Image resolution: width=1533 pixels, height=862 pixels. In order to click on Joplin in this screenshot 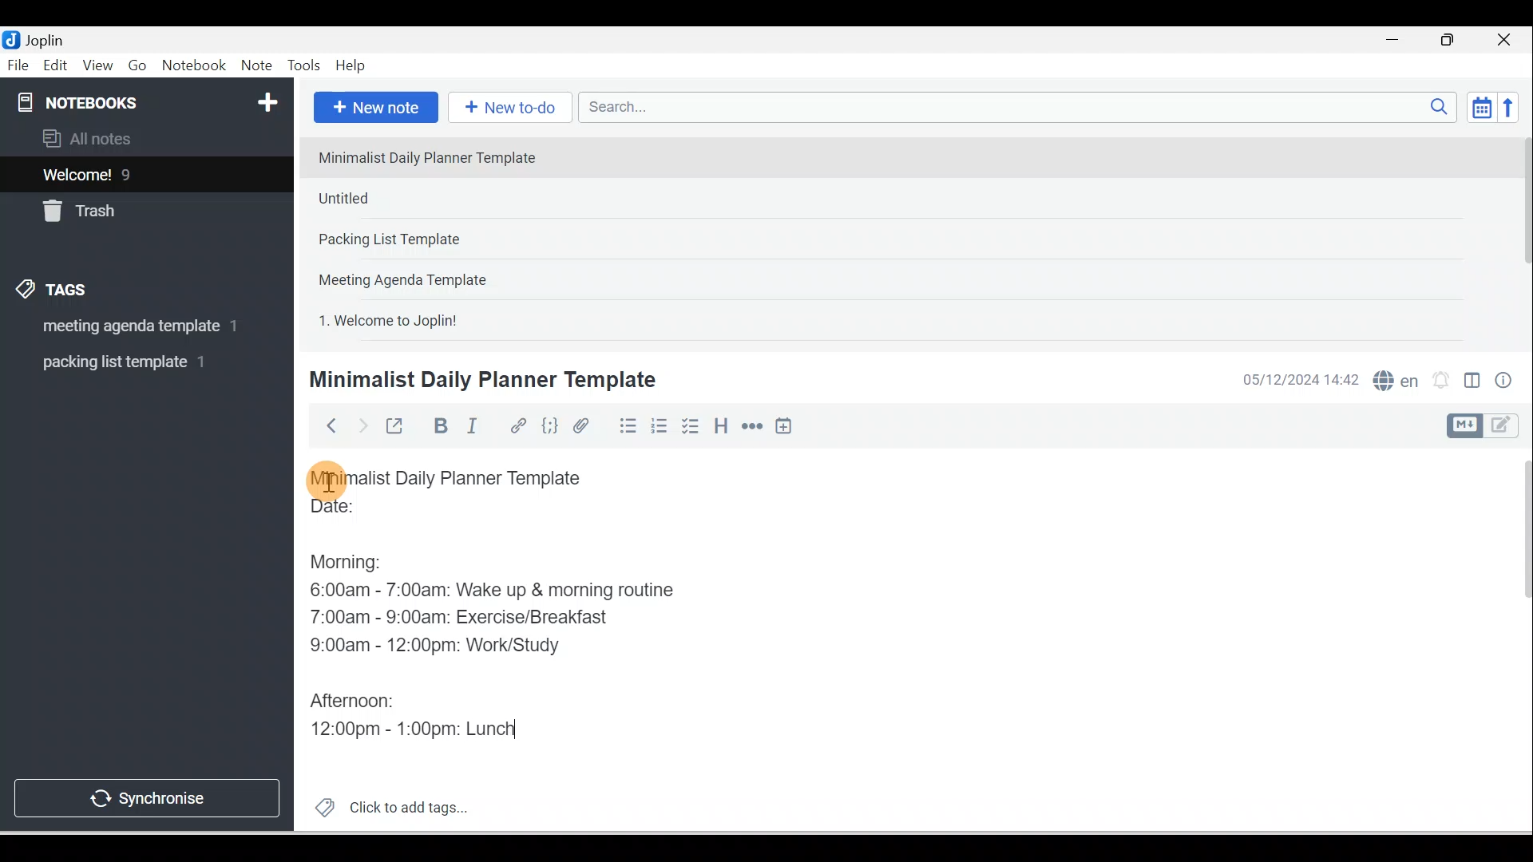, I will do `click(49, 38)`.